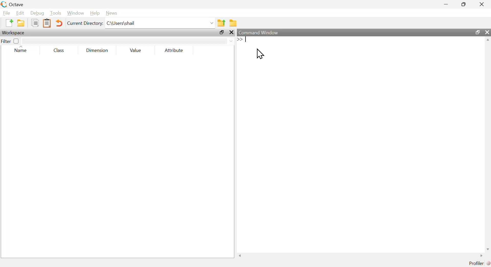 Image resolution: width=491 pixels, height=267 pixels. What do you see at coordinates (232, 32) in the screenshot?
I see `close` at bounding box center [232, 32].